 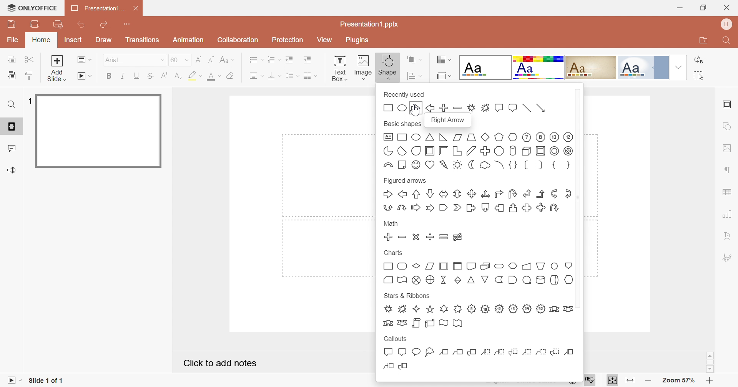 I want to click on Underline, so click(x=136, y=76).